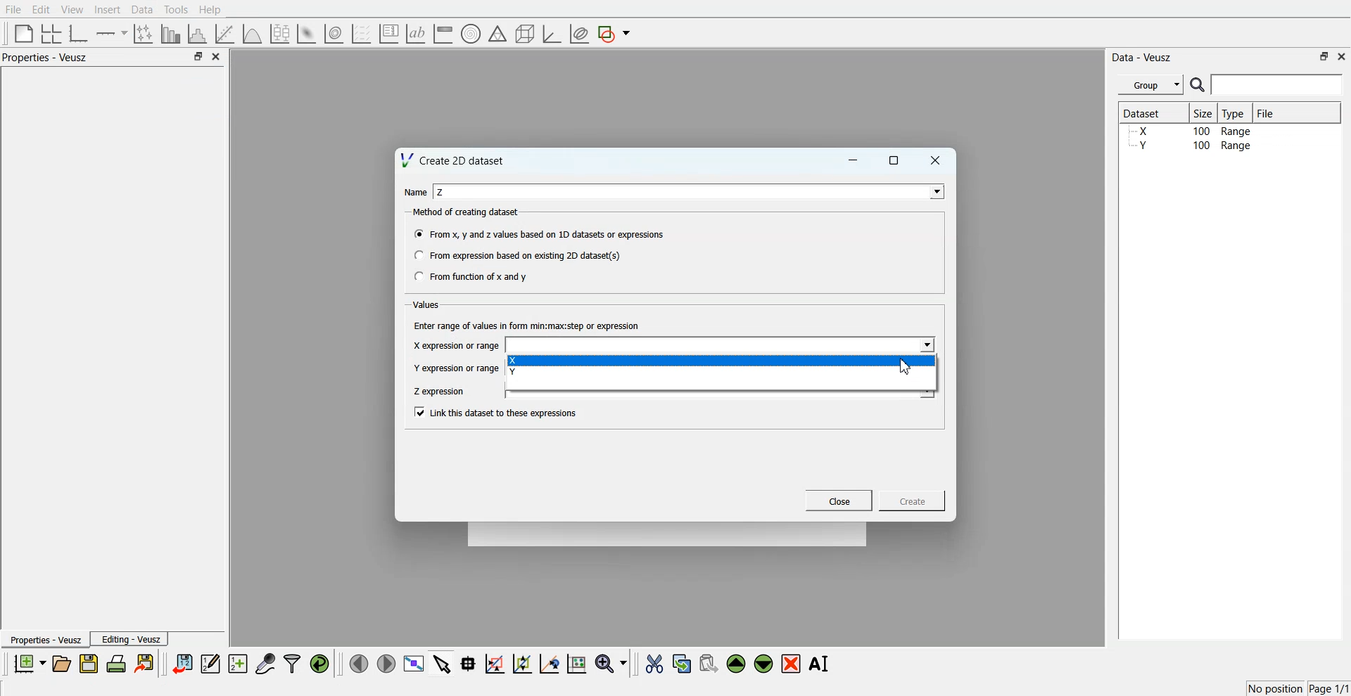 This screenshot has width=1351, height=696. Describe the element at coordinates (683, 663) in the screenshot. I see `Copy the selected widget` at that location.